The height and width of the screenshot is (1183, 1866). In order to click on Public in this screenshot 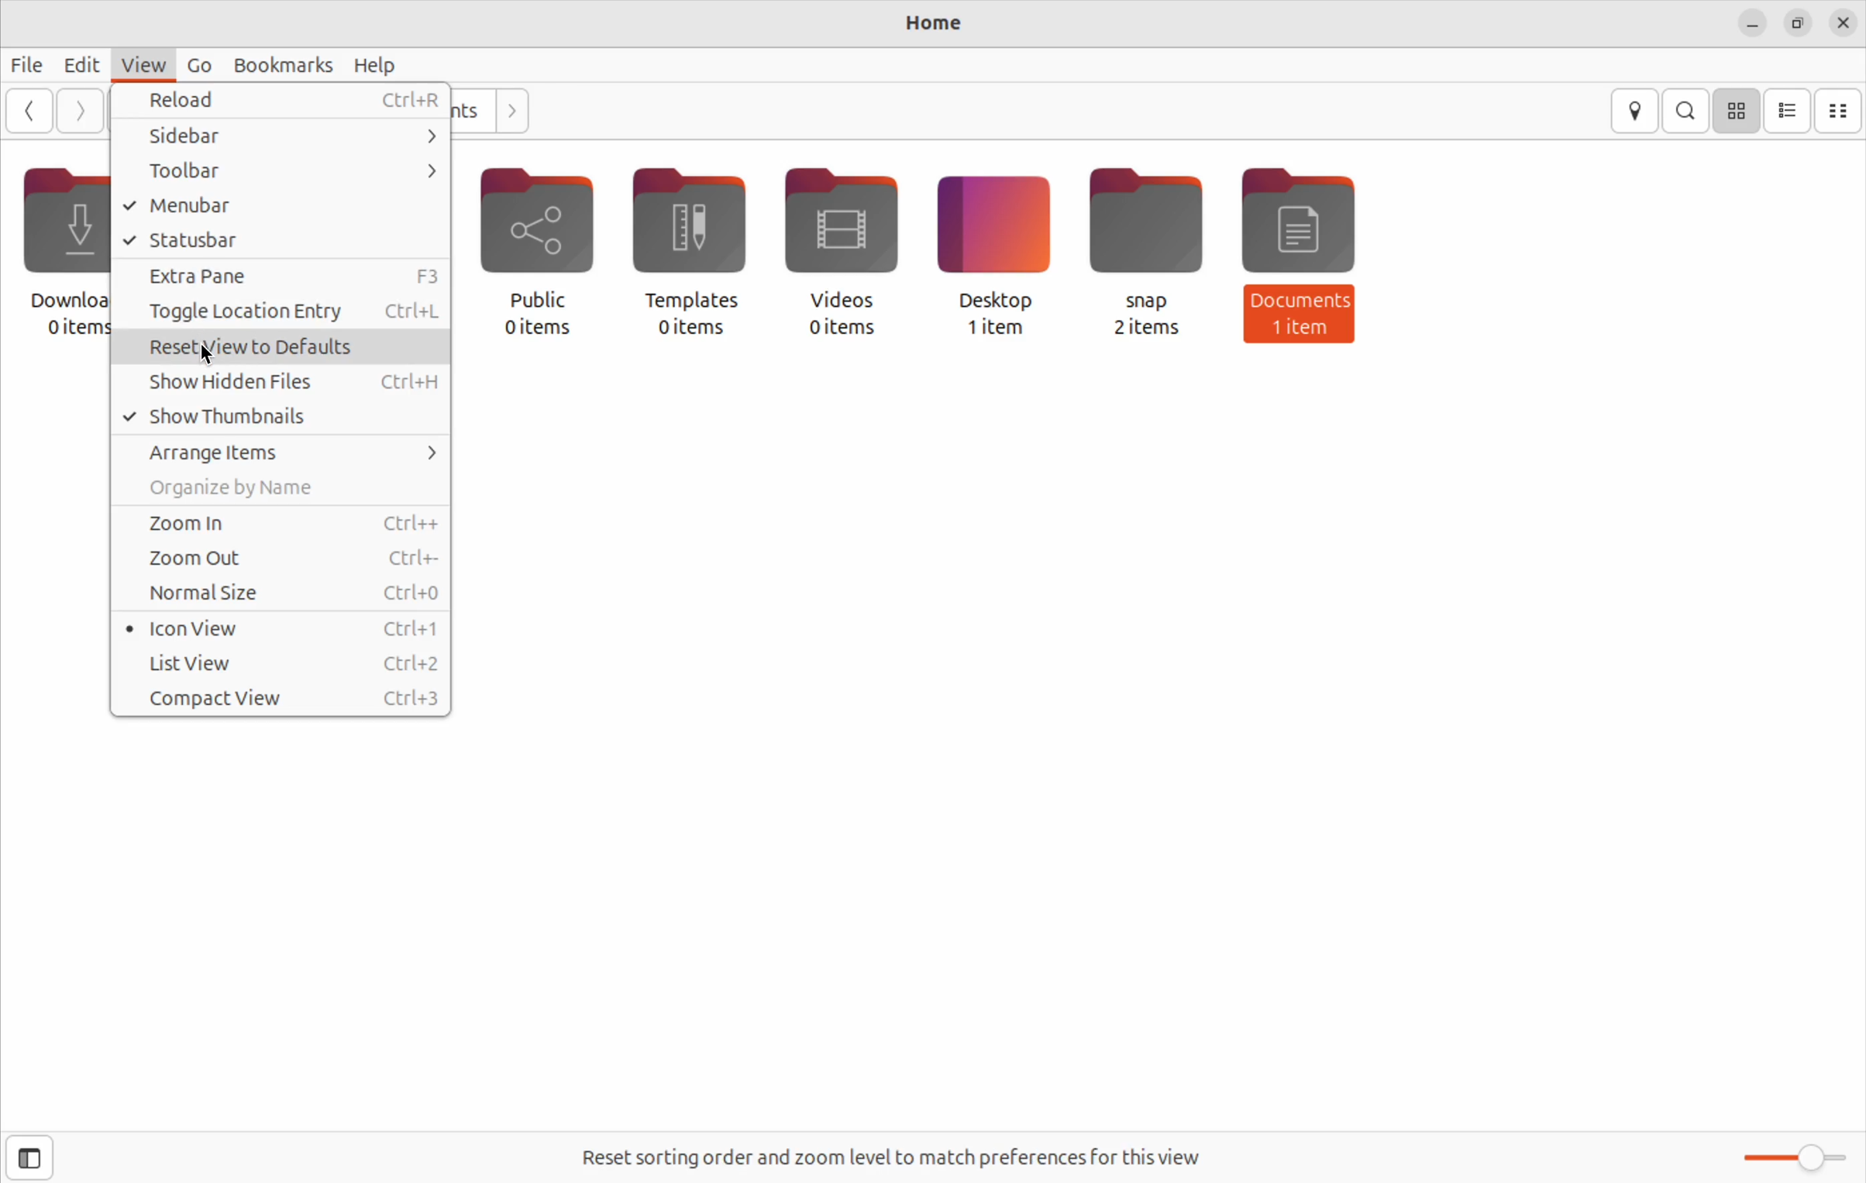, I will do `click(540, 232)`.